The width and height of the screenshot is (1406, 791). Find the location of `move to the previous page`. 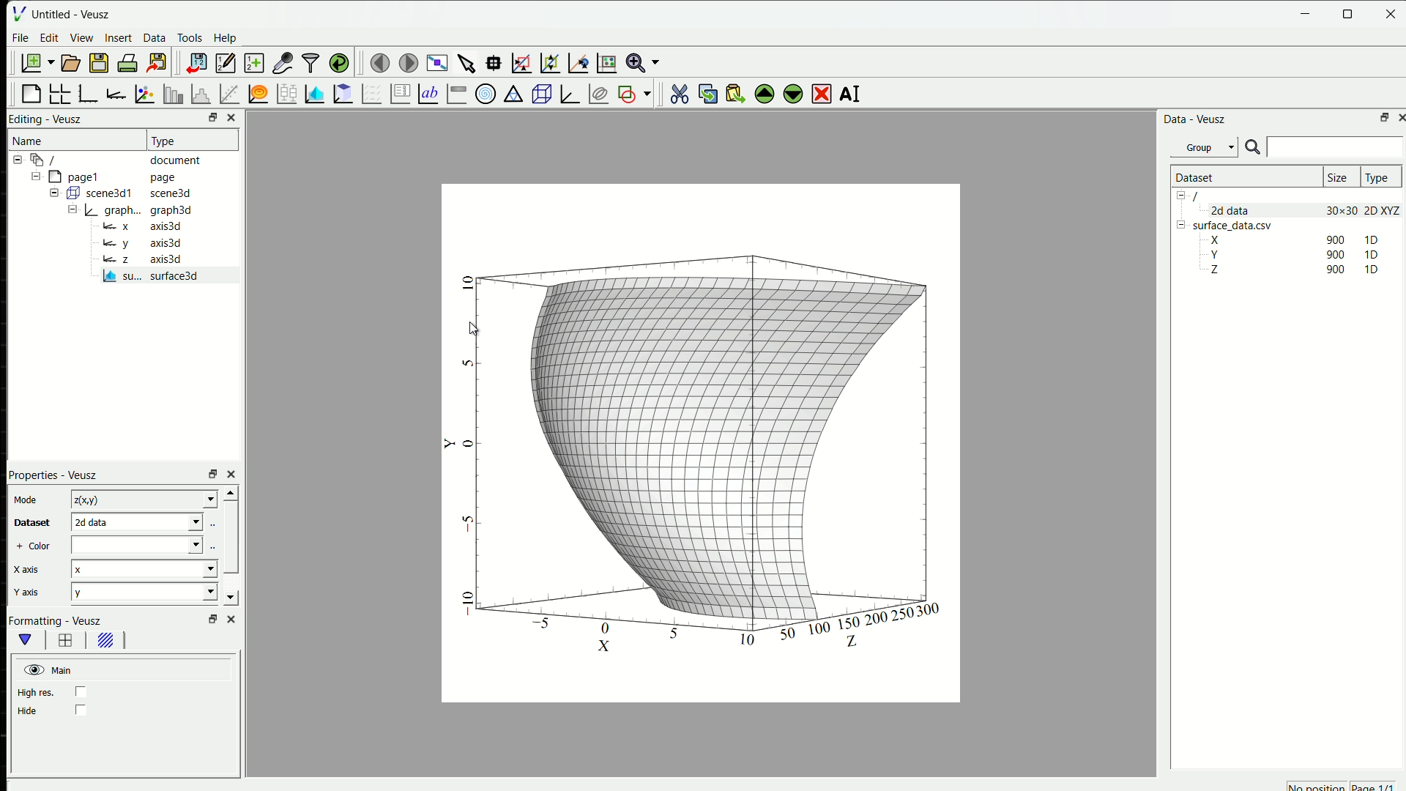

move to the previous page is located at coordinates (381, 62).